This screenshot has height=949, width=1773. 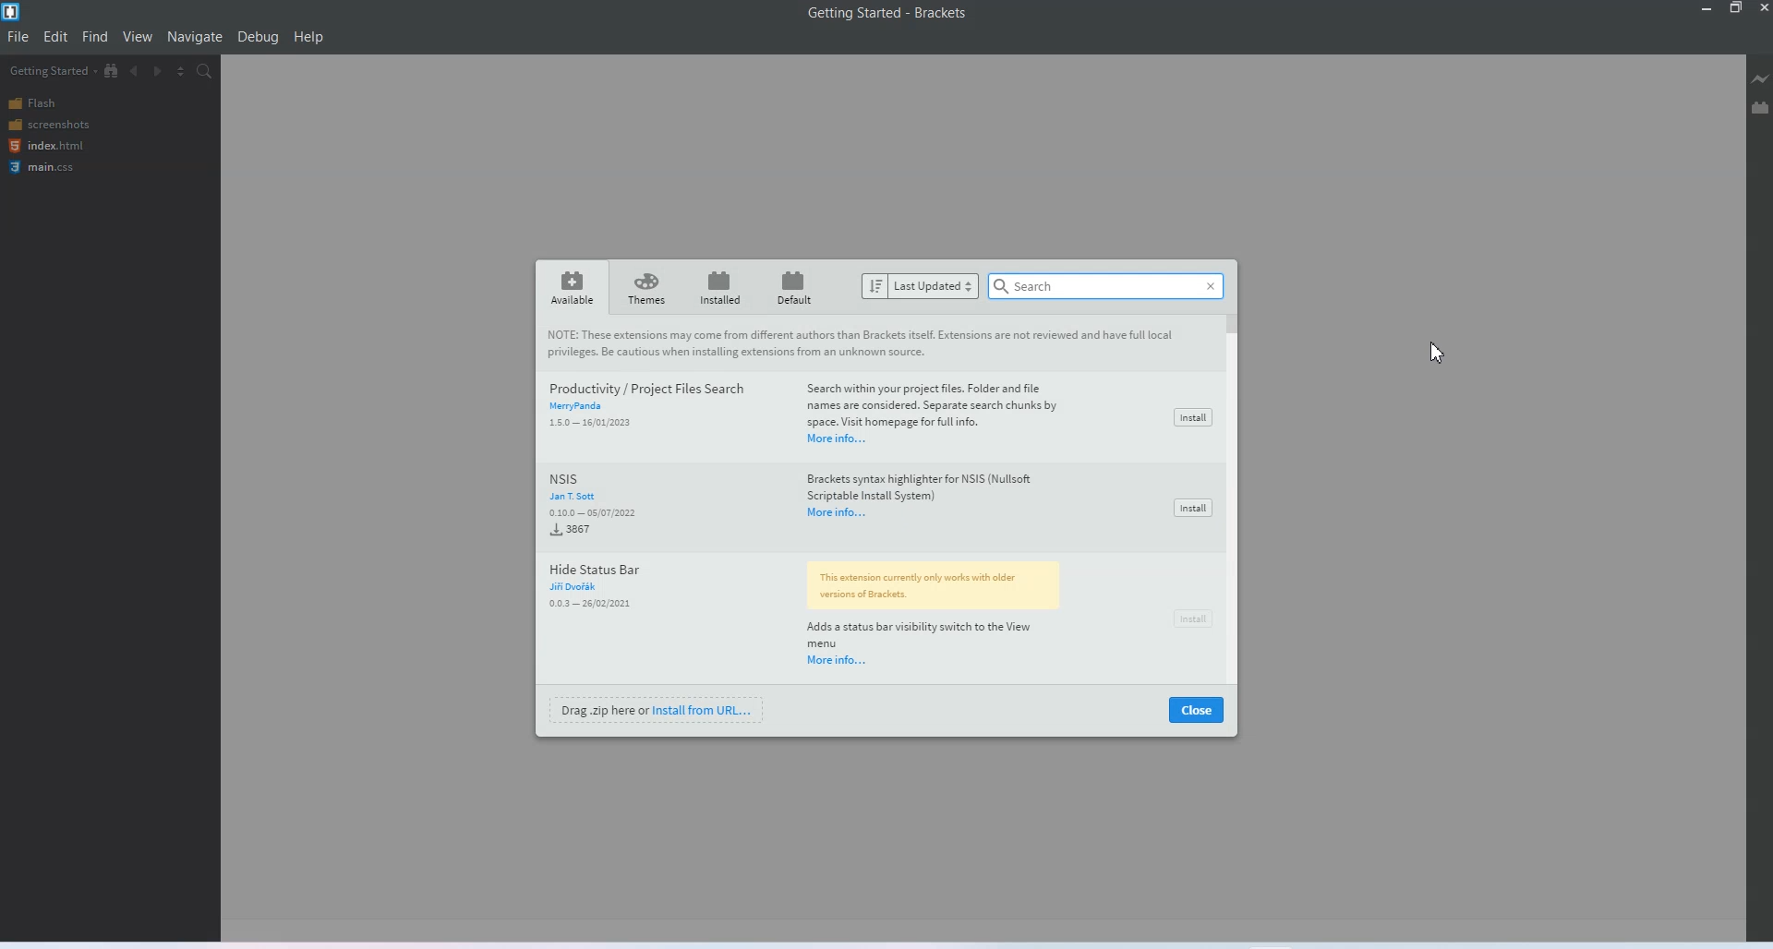 What do you see at coordinates (1194, 416) in the screenshot?
I see `Install` at bounding box center [1194, 416].